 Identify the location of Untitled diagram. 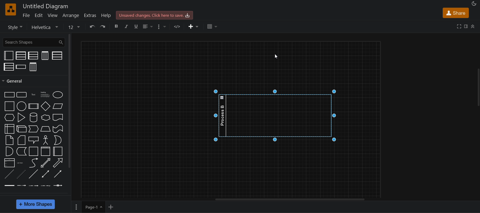
(45, 6).